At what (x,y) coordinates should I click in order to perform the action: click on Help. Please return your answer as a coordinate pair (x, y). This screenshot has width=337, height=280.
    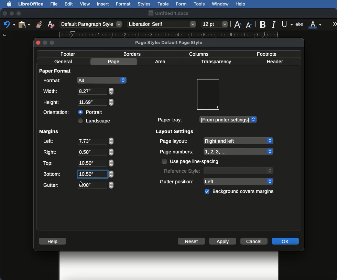
    Looking at the image, I should click on (54, 241).